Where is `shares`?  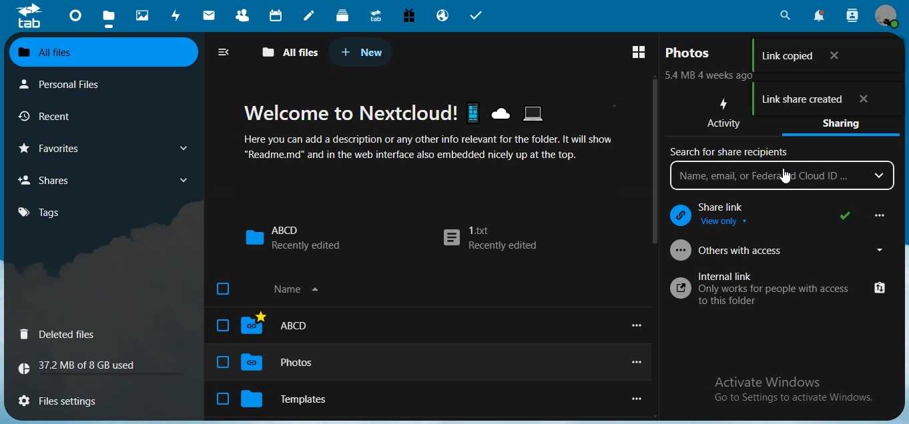
shares is located at coordinates (102, 179).